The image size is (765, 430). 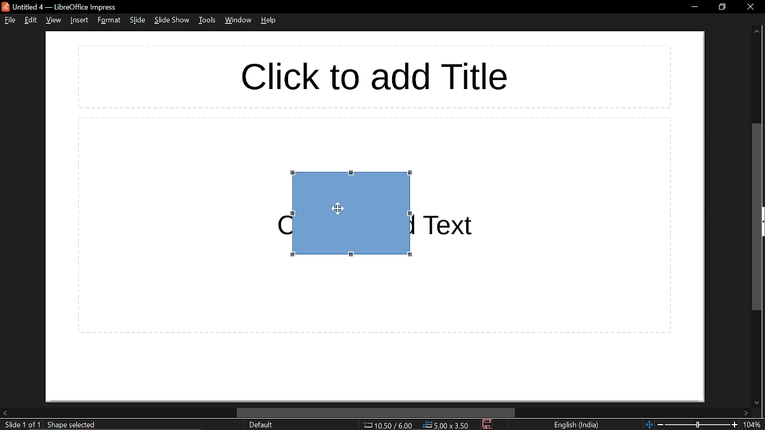 I want to click on close, so click(x=750, y=6).